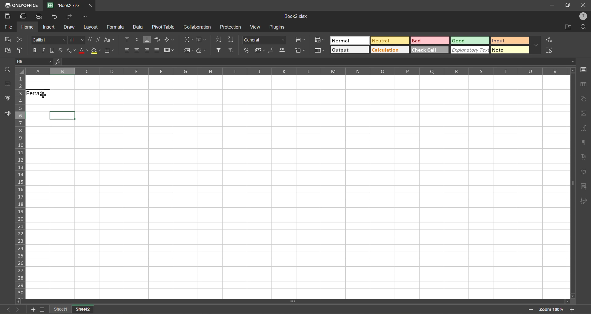  What do you see at coordinates (202, 52) in the screenshot?
I see `clear` at bounding box center [202, 52].